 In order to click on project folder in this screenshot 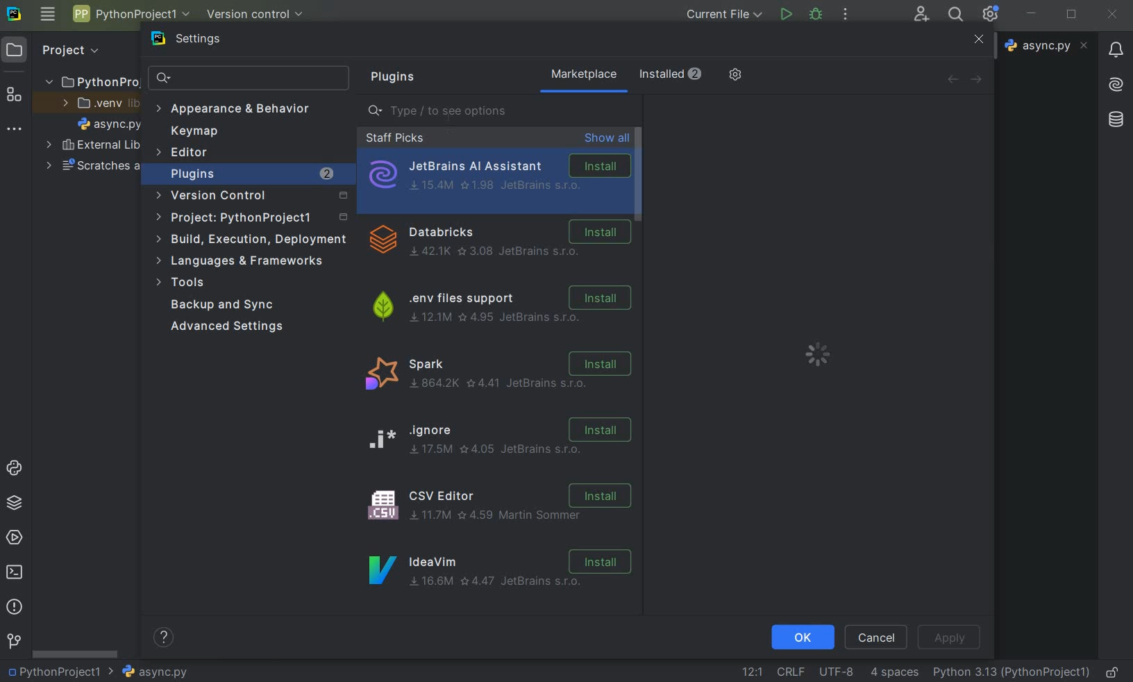, I will do `click(87, 81)`.